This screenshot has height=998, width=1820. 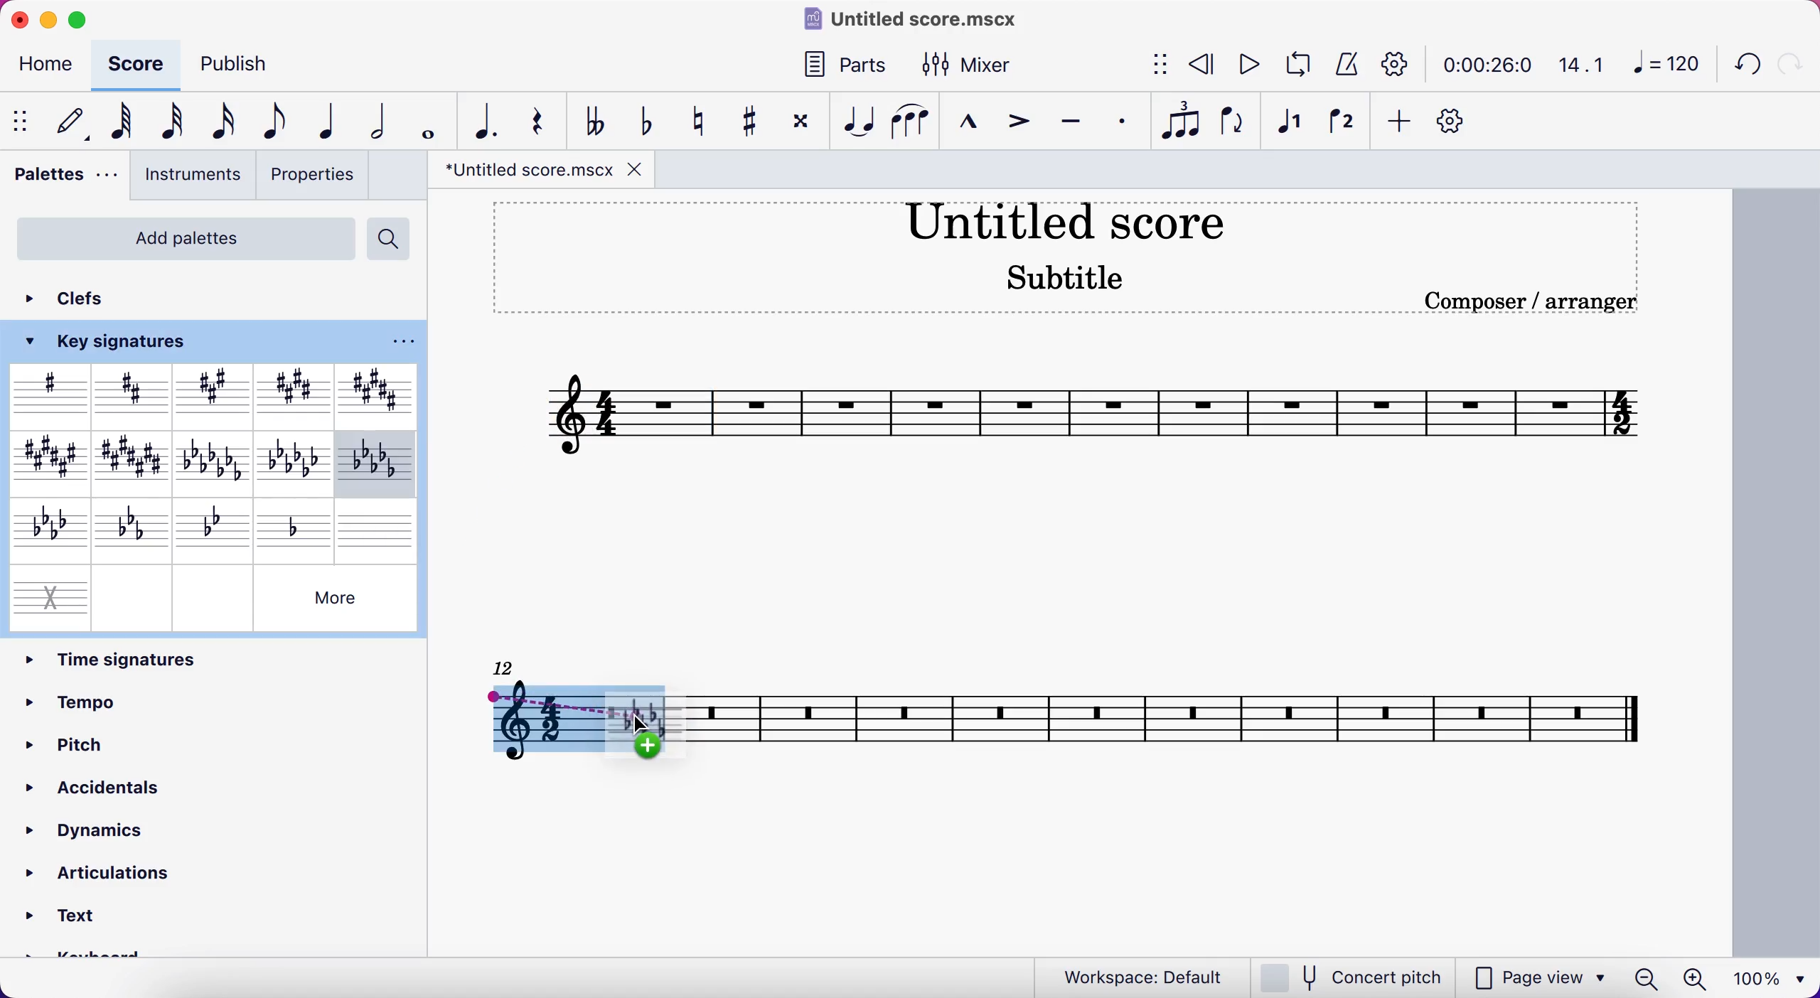 What do you see at coordinates (1344, 65) in the screenshot?
I see `metronome` at bounding box center [1344, 65].